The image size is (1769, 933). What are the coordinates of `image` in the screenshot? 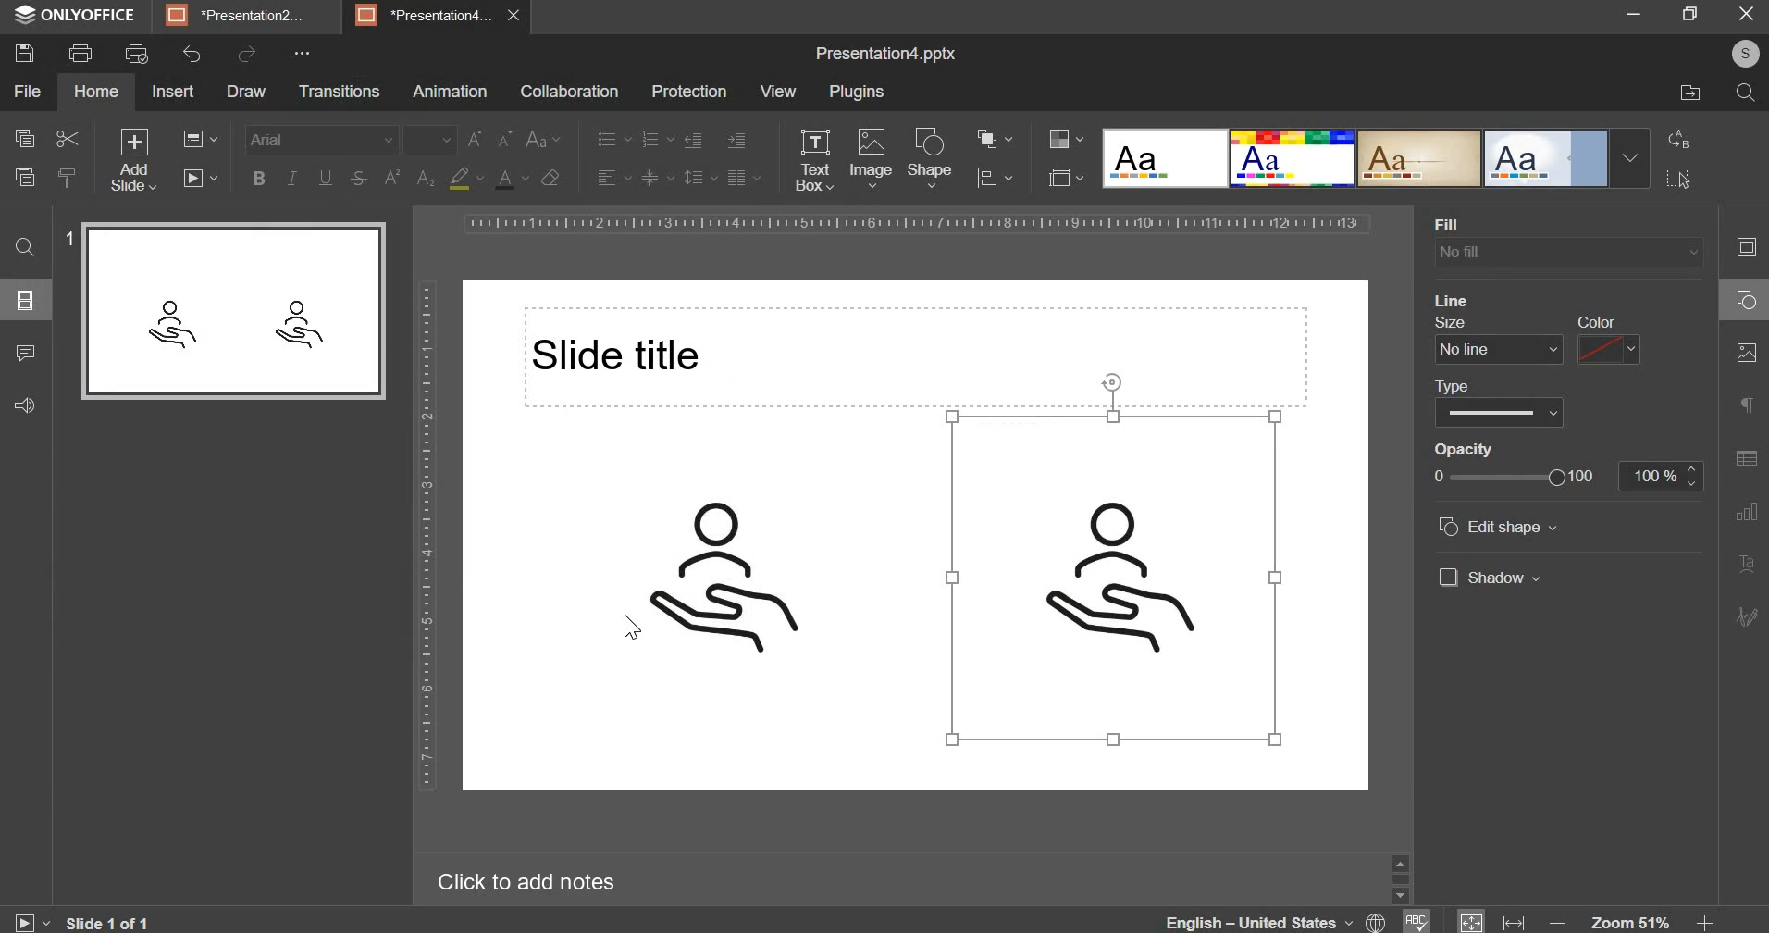 It's located at (872, 159).